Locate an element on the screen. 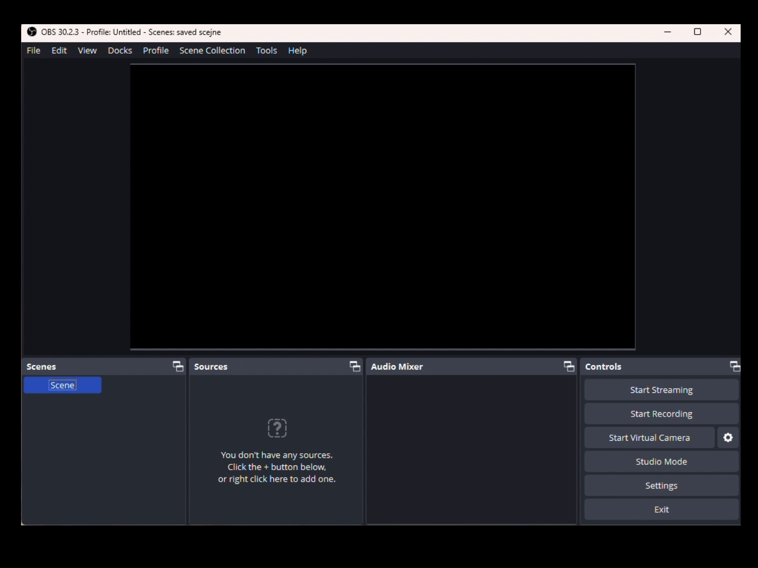 This screenshot has width=758, height=568. Scenes is located at coordinates (106, 366).